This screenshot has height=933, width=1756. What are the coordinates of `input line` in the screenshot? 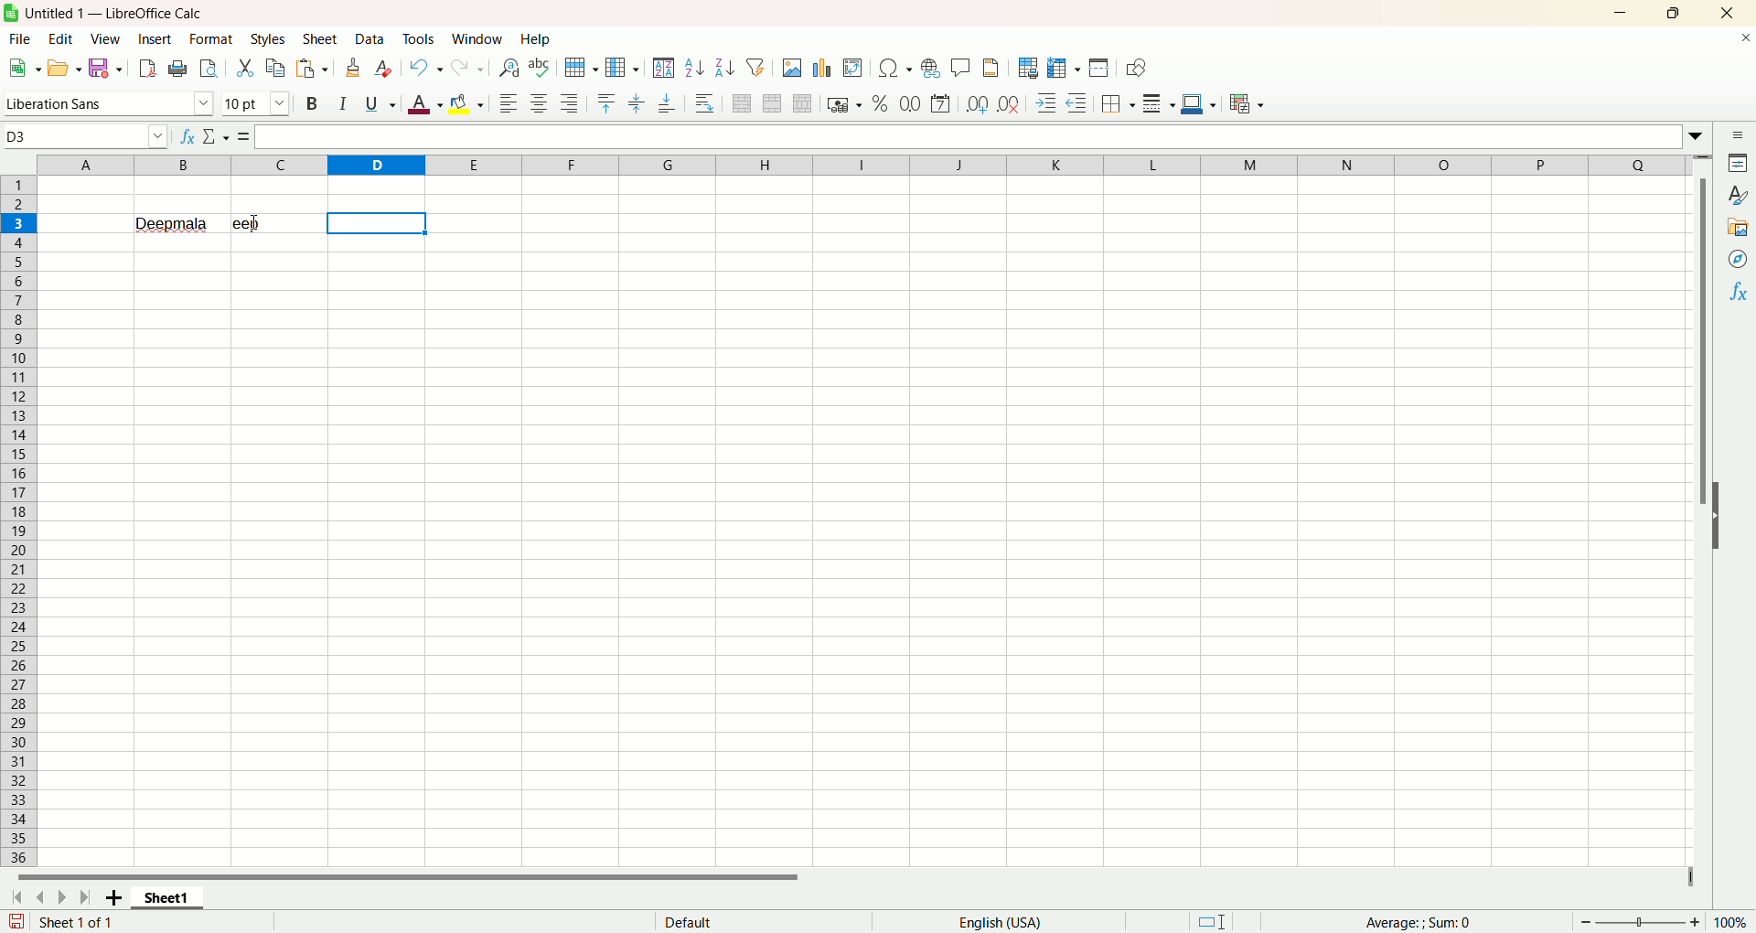 It's located at (981, 136).